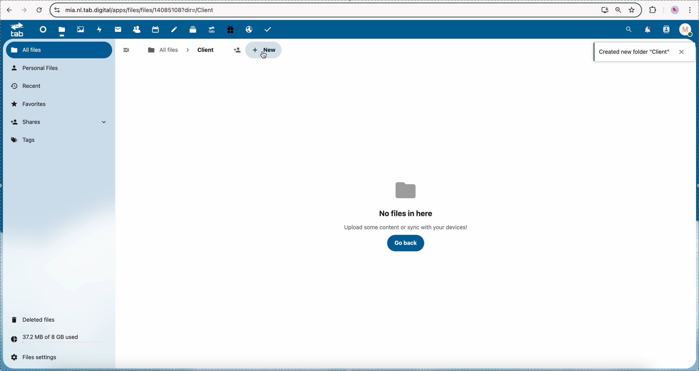 The height and width of the screenshot is (371, 699). Describe the element at coordinates (82, 30) in the screenshot. I see `photos` at that location.